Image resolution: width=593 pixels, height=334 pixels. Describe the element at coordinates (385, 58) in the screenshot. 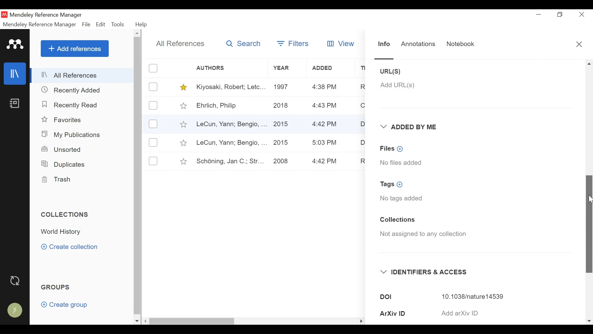

I see `Slider` at that location.